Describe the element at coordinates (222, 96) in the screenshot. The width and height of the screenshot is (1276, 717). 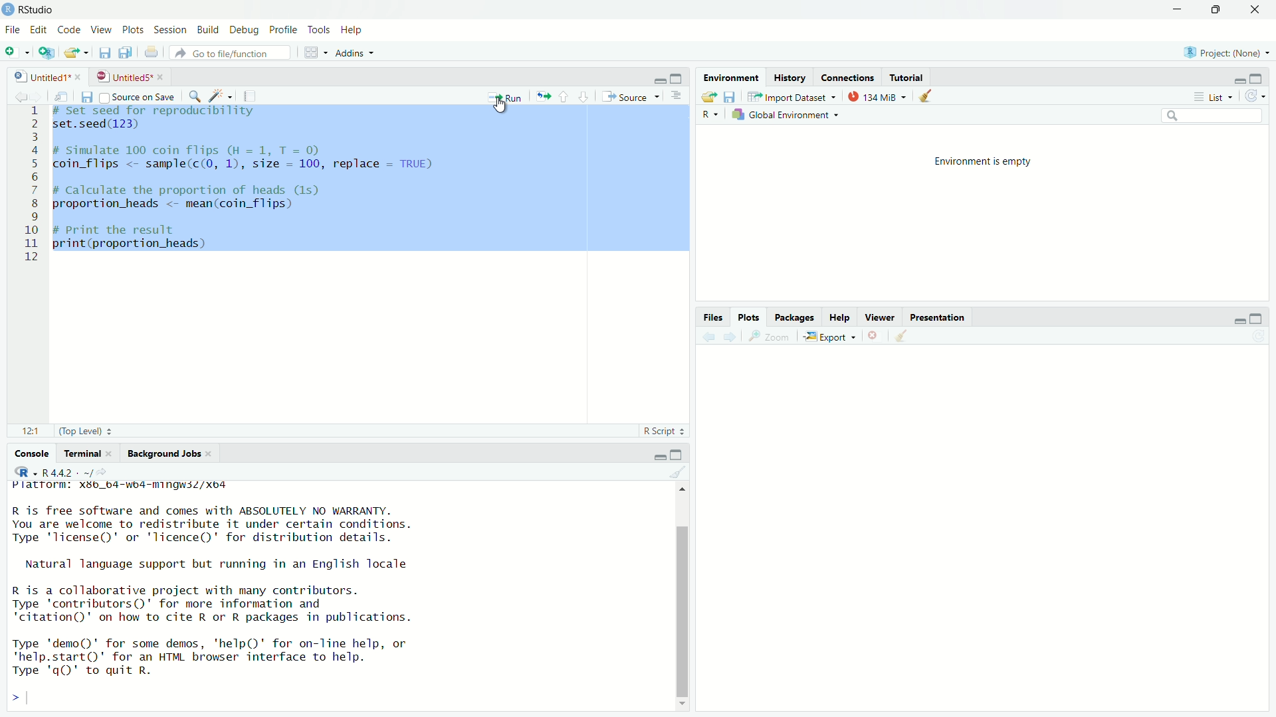
I see `code tools` at that location.